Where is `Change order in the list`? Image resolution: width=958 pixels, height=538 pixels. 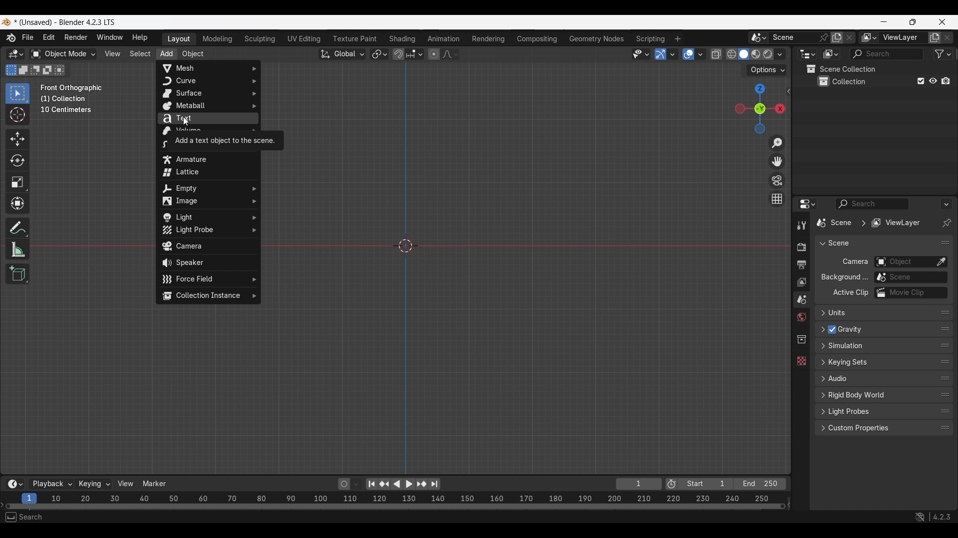
Change order in the list is located at coordinates (945, 329).